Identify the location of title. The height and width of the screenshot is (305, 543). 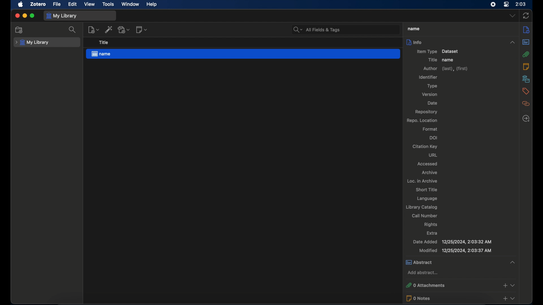
(432, 60).